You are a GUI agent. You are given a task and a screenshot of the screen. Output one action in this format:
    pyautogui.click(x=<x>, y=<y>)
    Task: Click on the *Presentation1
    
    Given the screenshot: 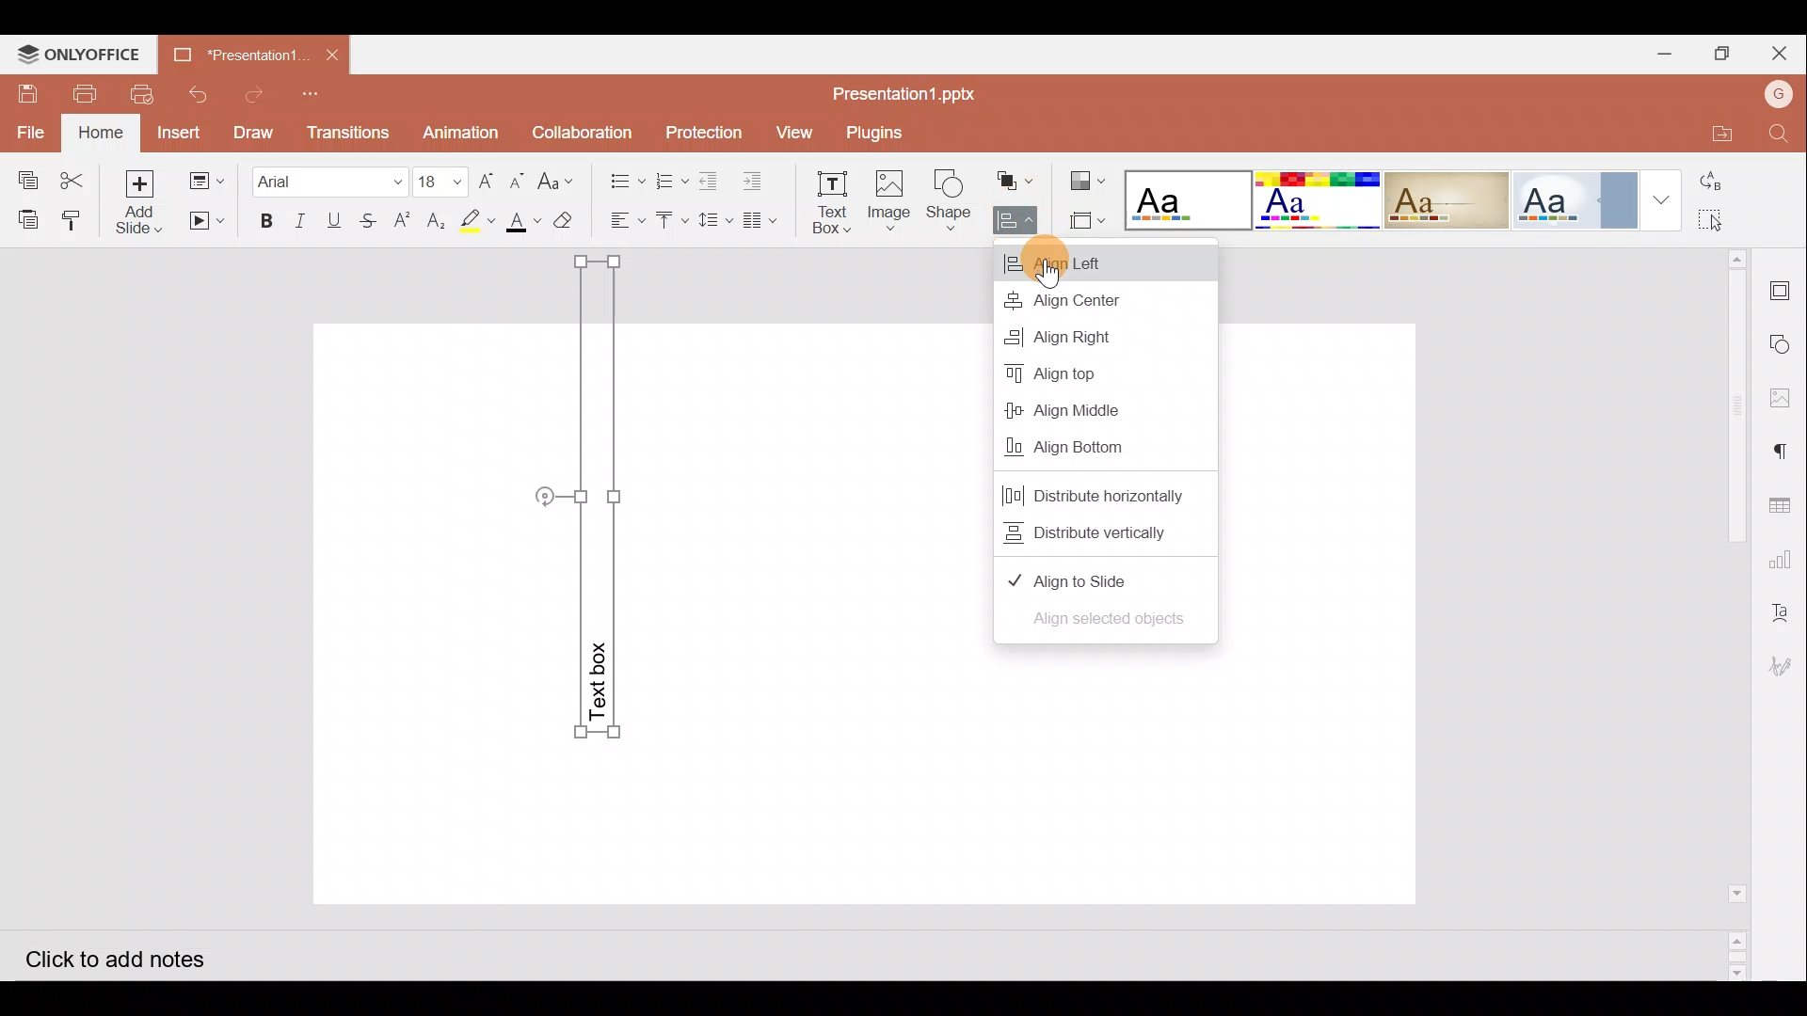 What is the action you would take?
    pyautogui.click(x=239, y=50)
    